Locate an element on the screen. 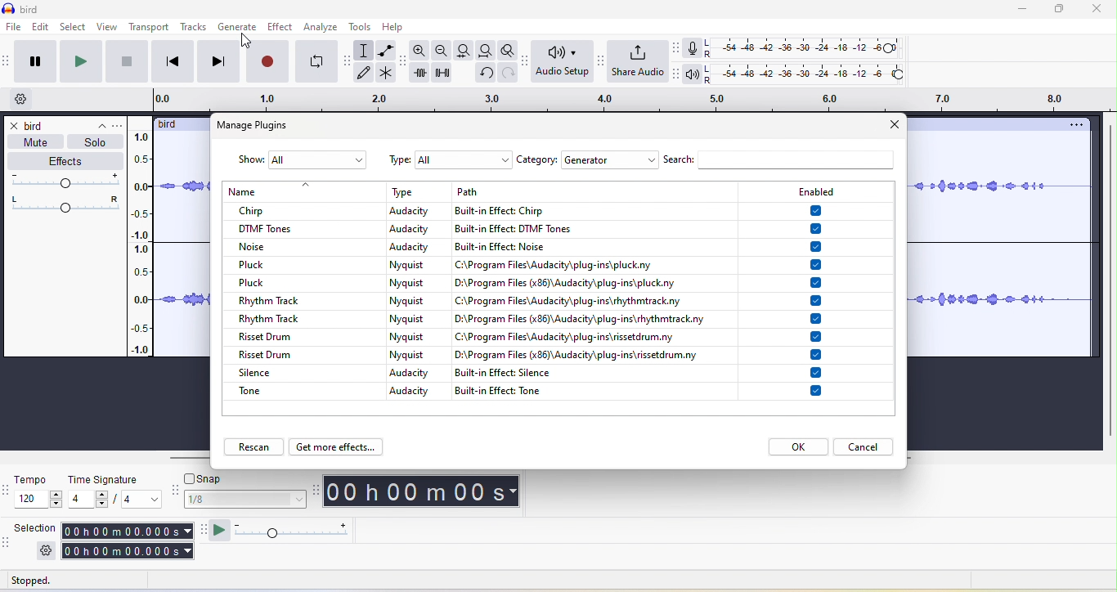 The height and width of the screenshot is (592, 1117). bird is located at coordinates (34, 125).